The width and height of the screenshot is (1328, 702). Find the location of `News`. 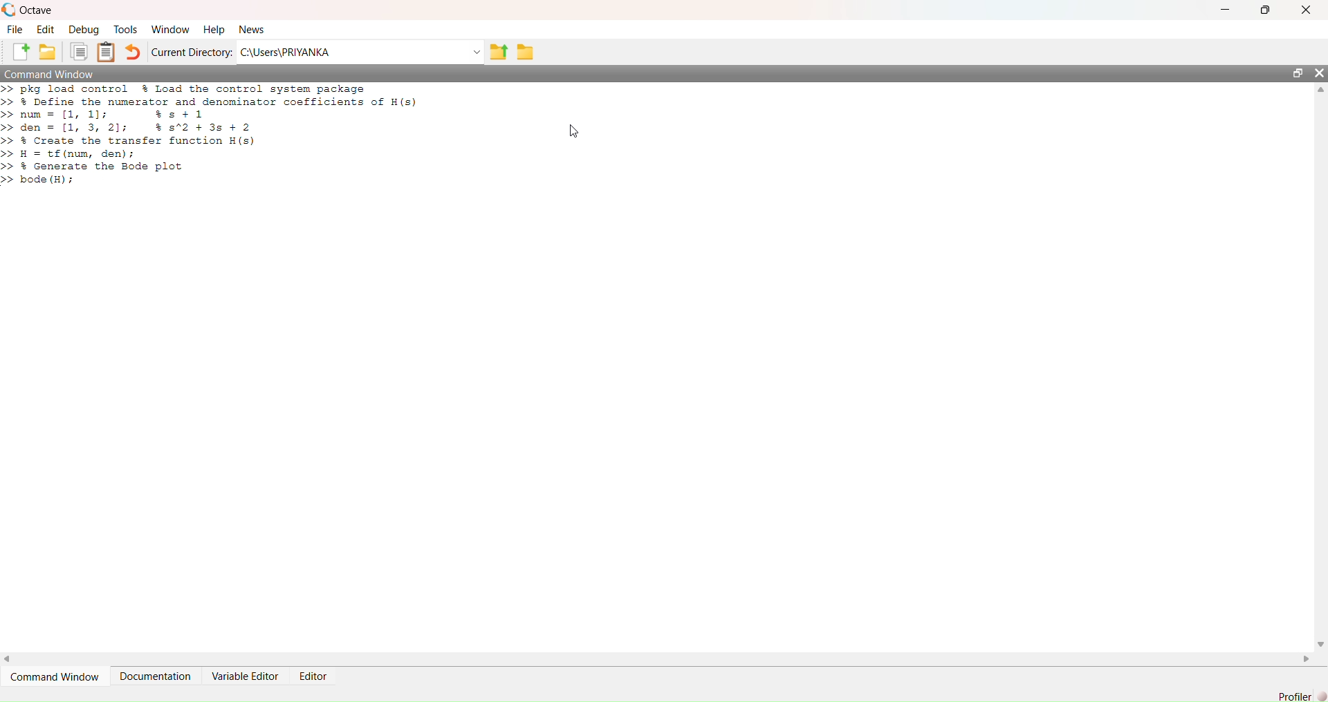

News is located at coordinates (251, 28).